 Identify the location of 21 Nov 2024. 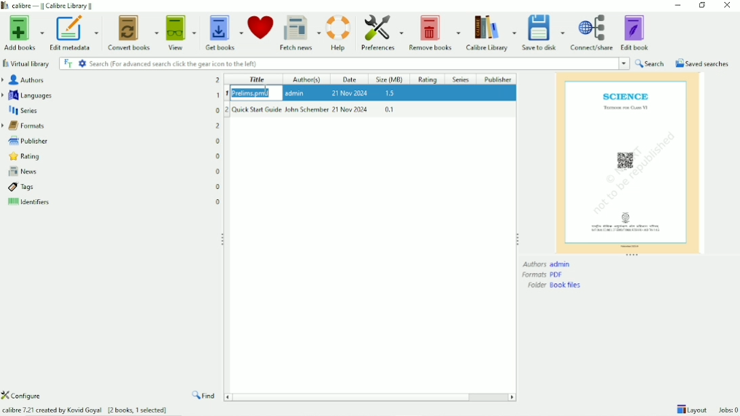
(351, 109).